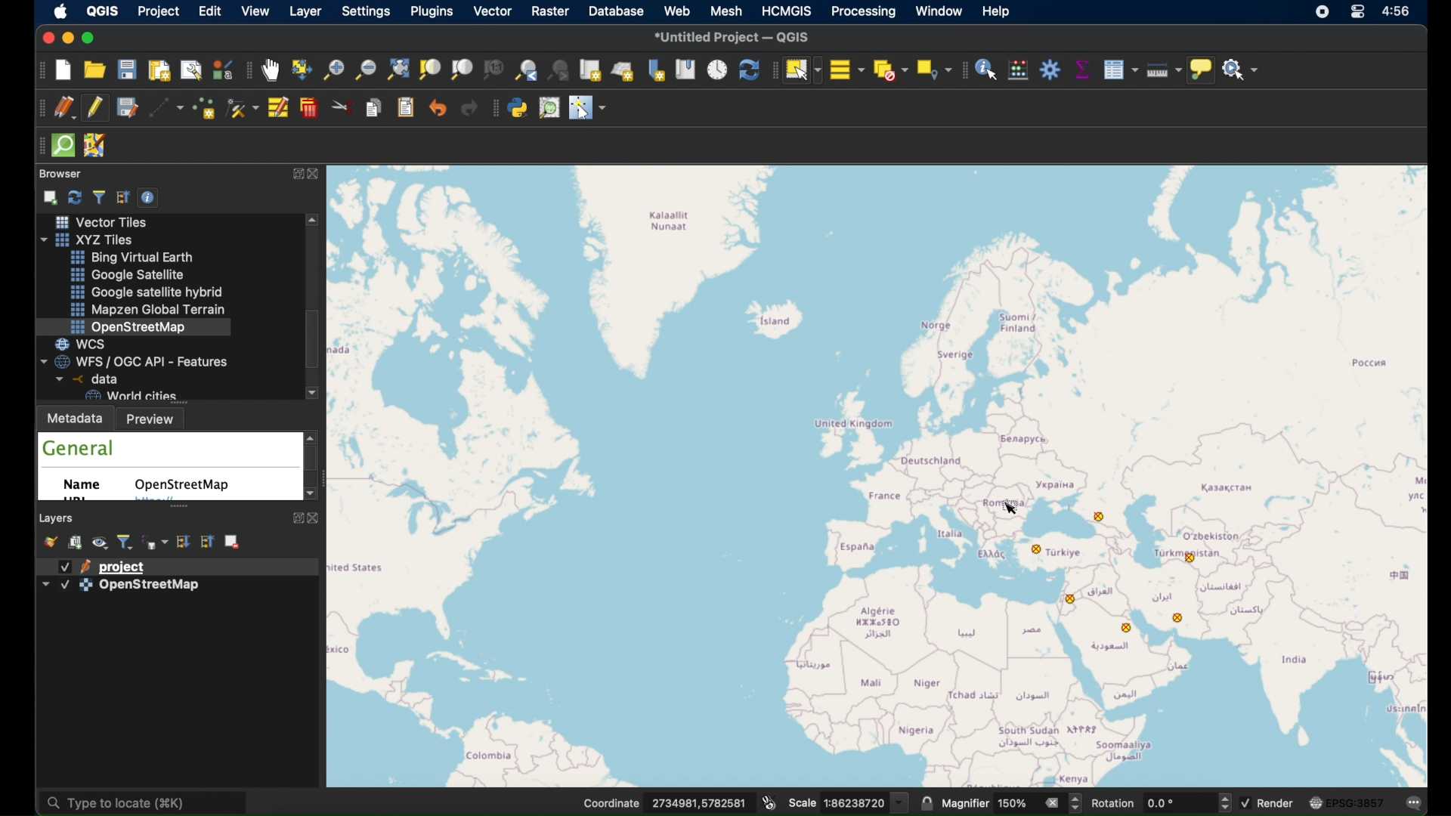  I want to click on digitize with segment, so click(169, 110).